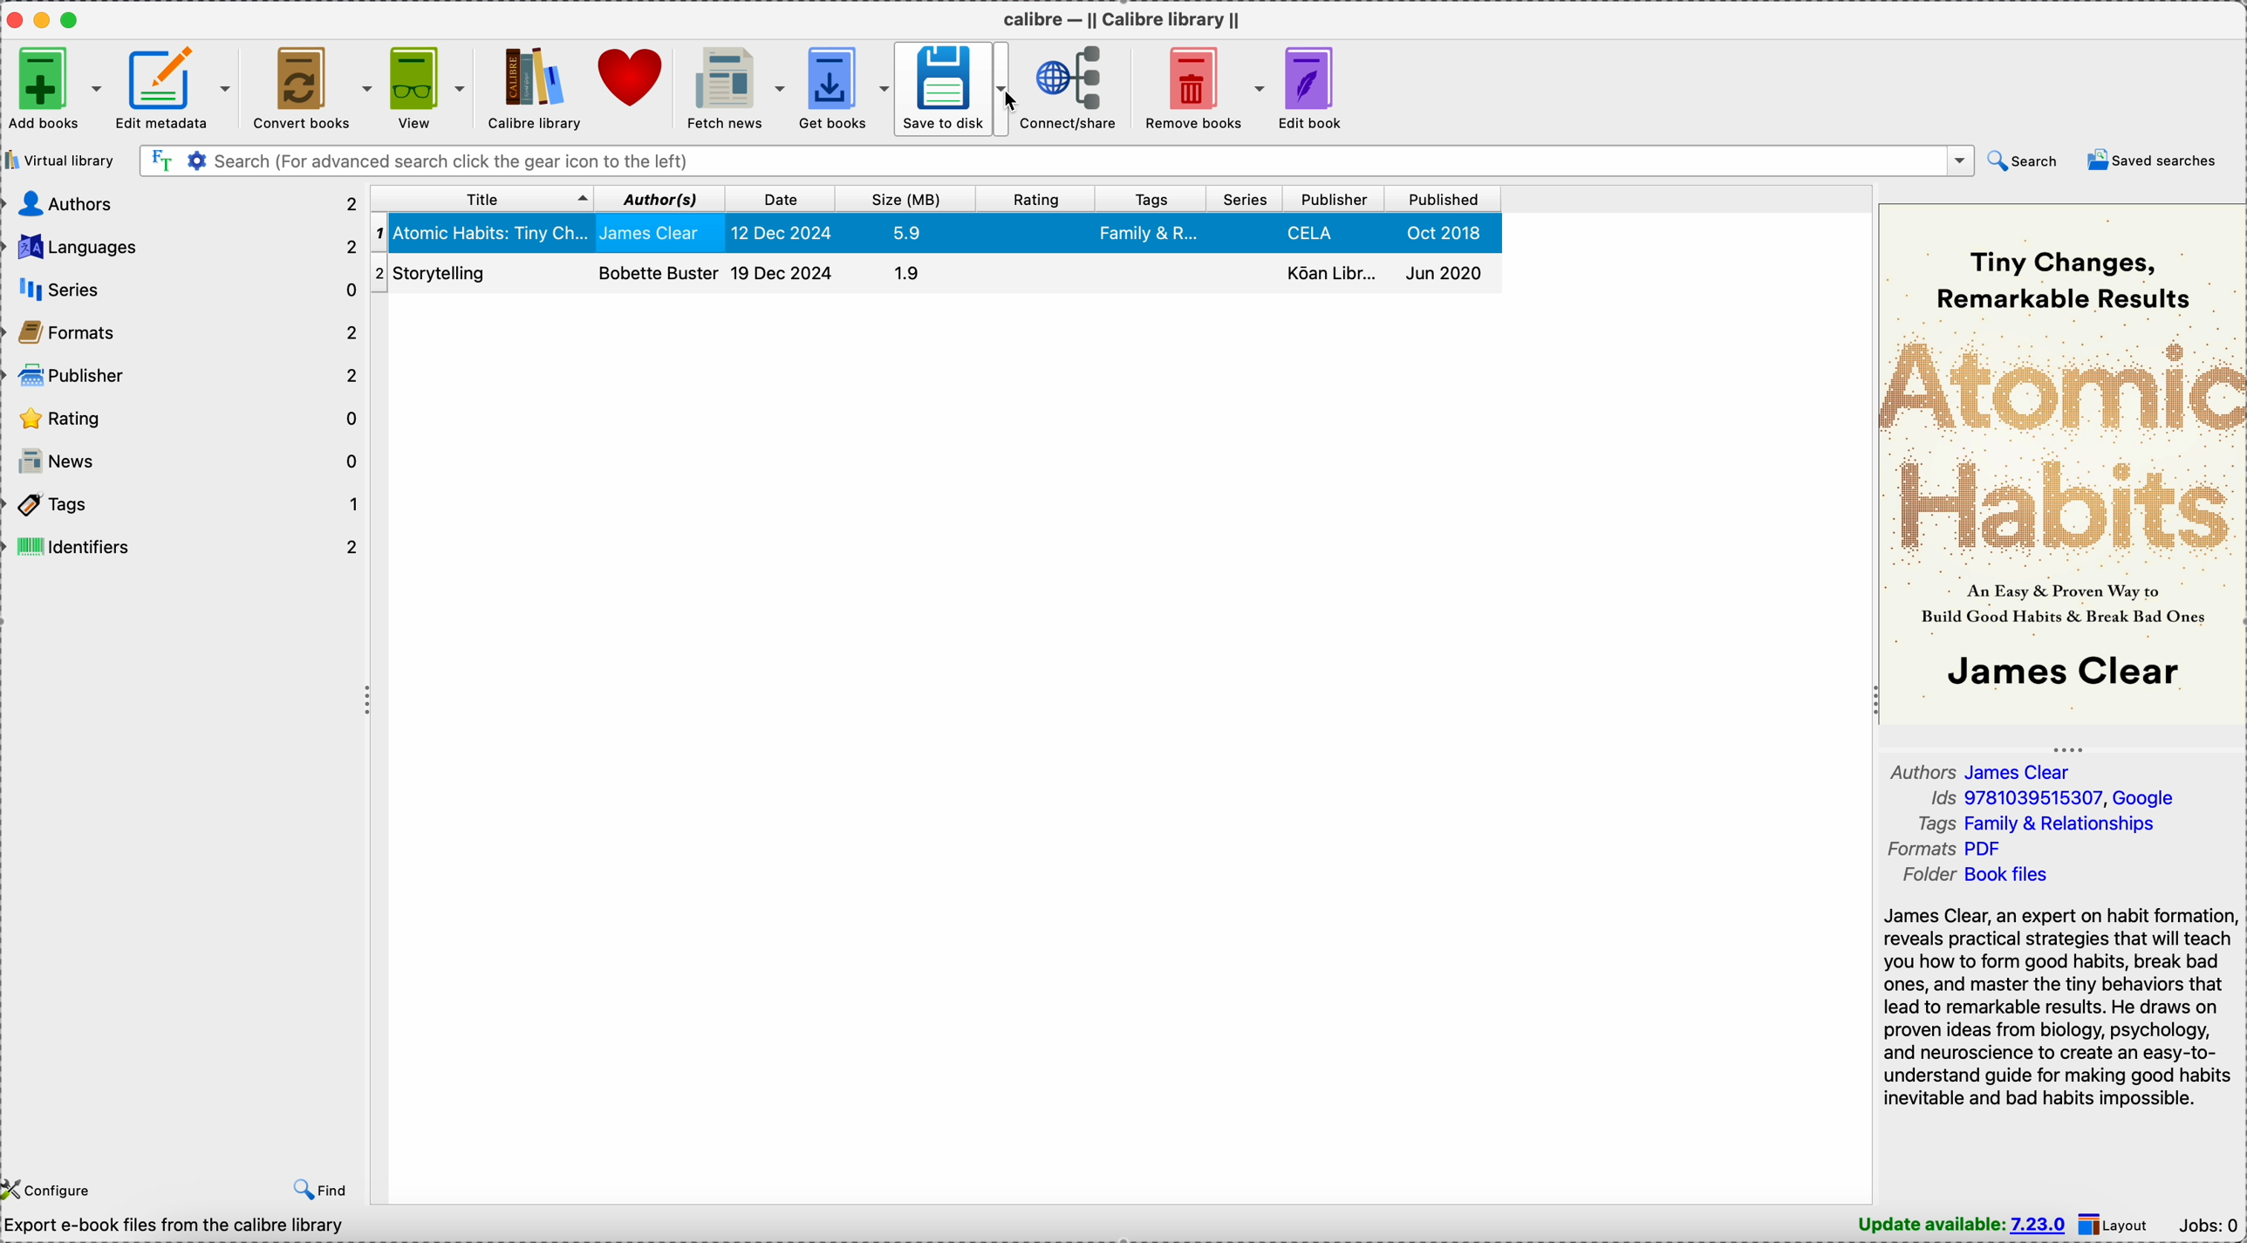 The width and height of the screenshot is (2247, 1243). What do you see at coordinates (1031, 199) in the screenshot?
I see `rating` at bounding box center [1031, 199].